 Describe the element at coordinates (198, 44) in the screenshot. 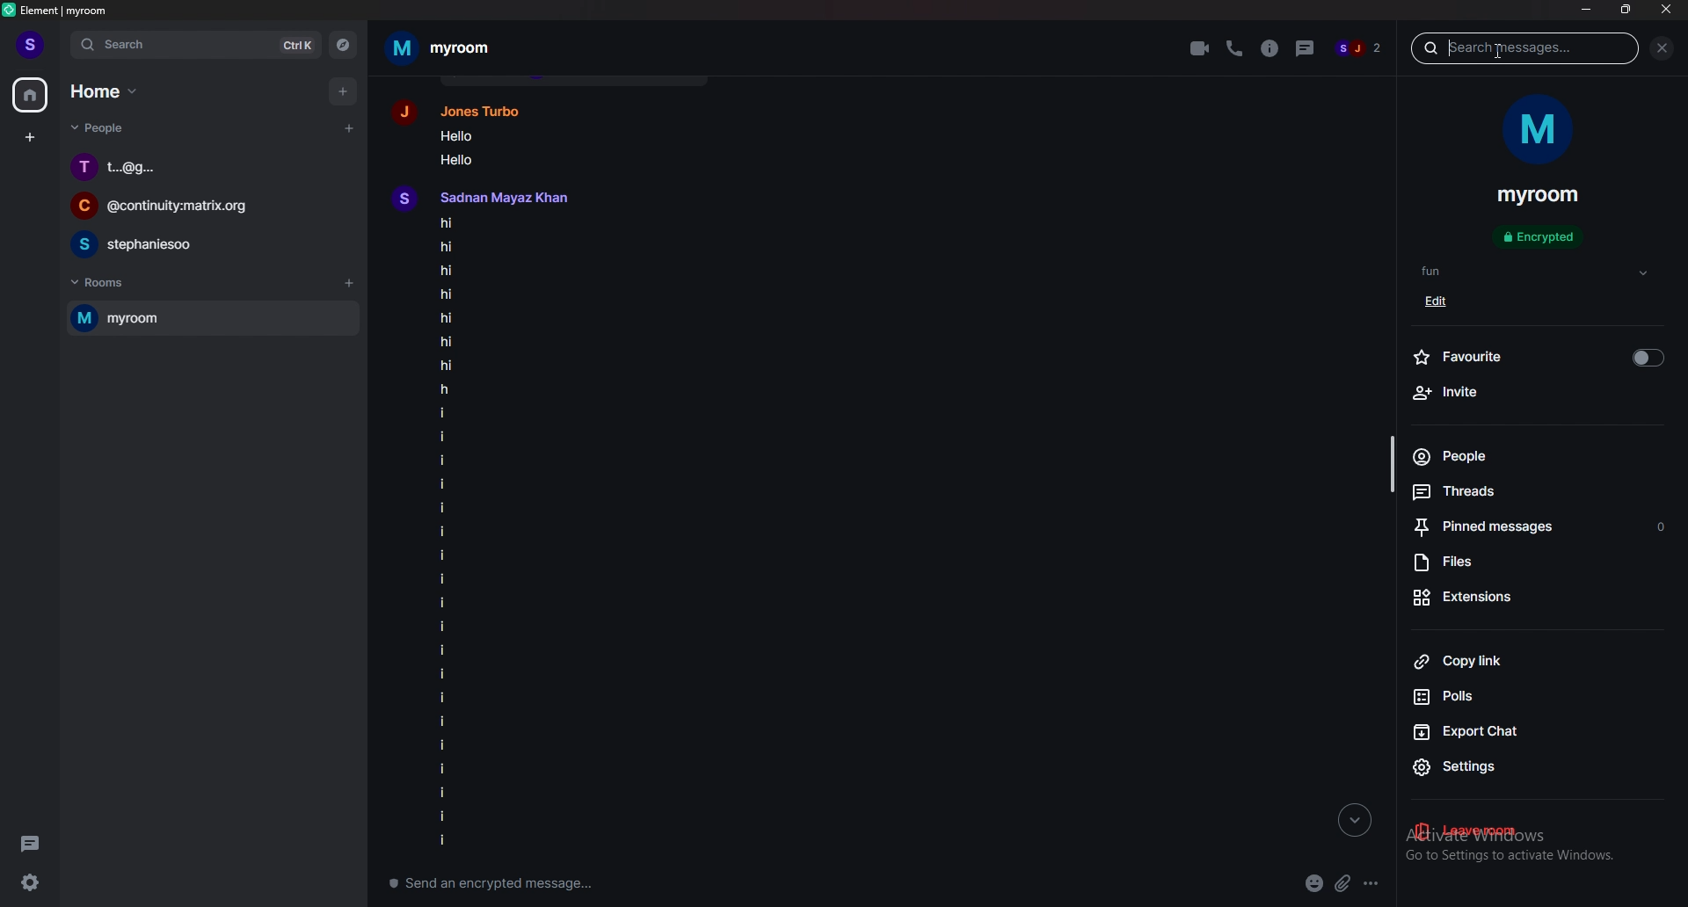

I see `search` at that location.